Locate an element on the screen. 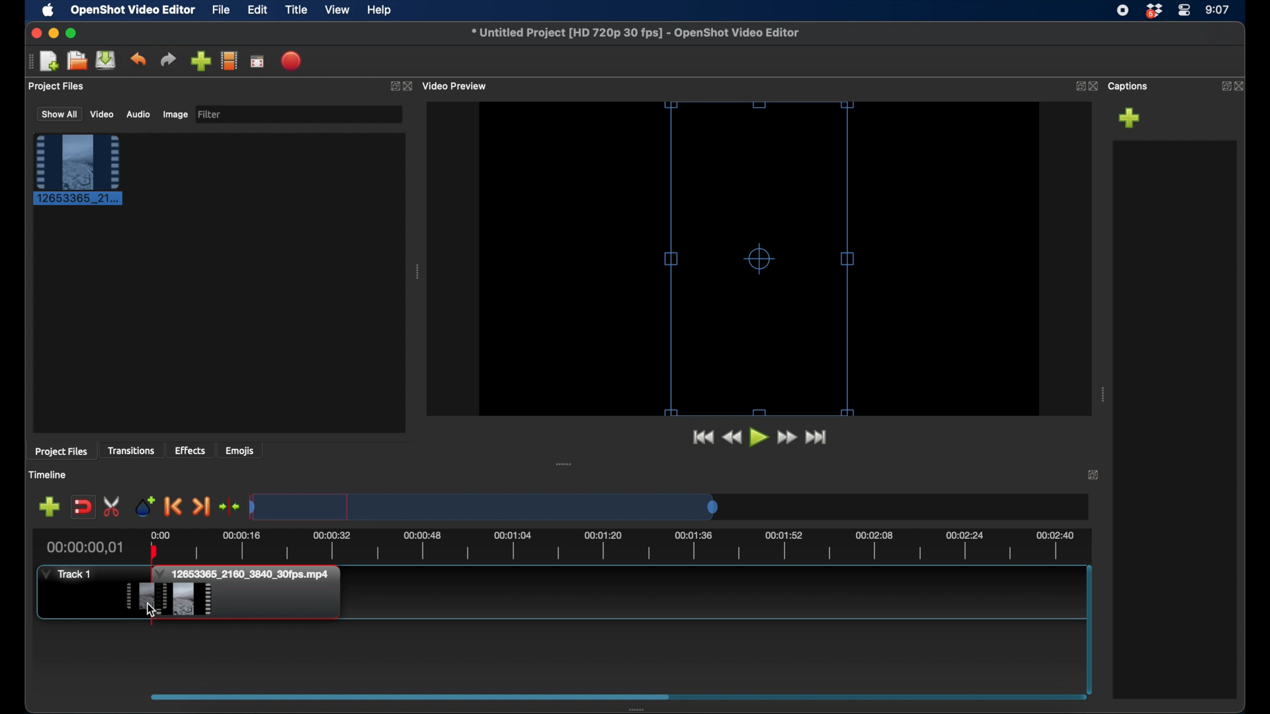 This screenshot has height=714, width=1270. minimize is located at coordinates (55, 33).